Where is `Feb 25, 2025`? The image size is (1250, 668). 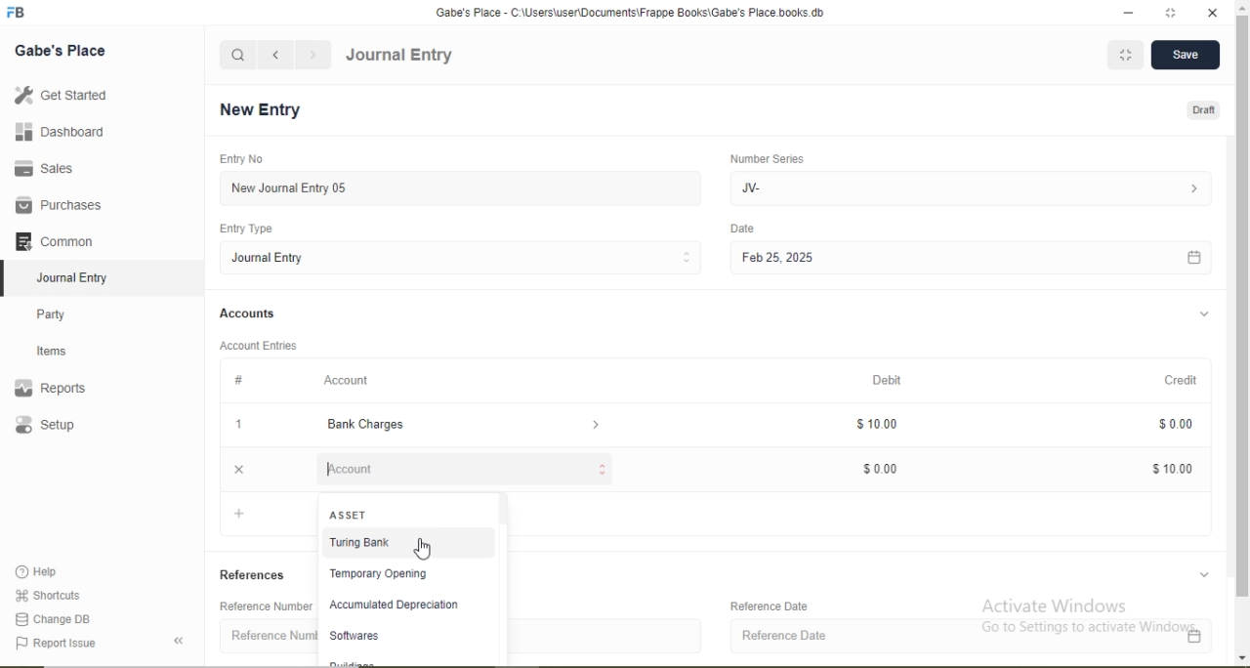 Feb 25, 2025 is located at coordinates (975, 259).